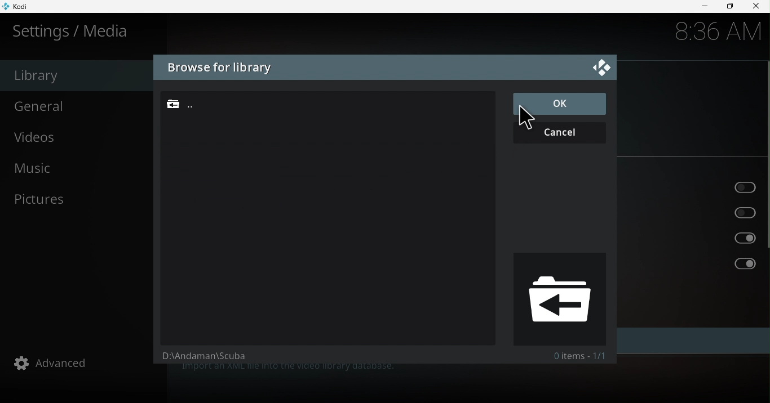 This screenshot has height=403, width=770. What do you see at coordinates (78, 171) in the screenshot?
I see `Music` at bounding box center [78, 171].